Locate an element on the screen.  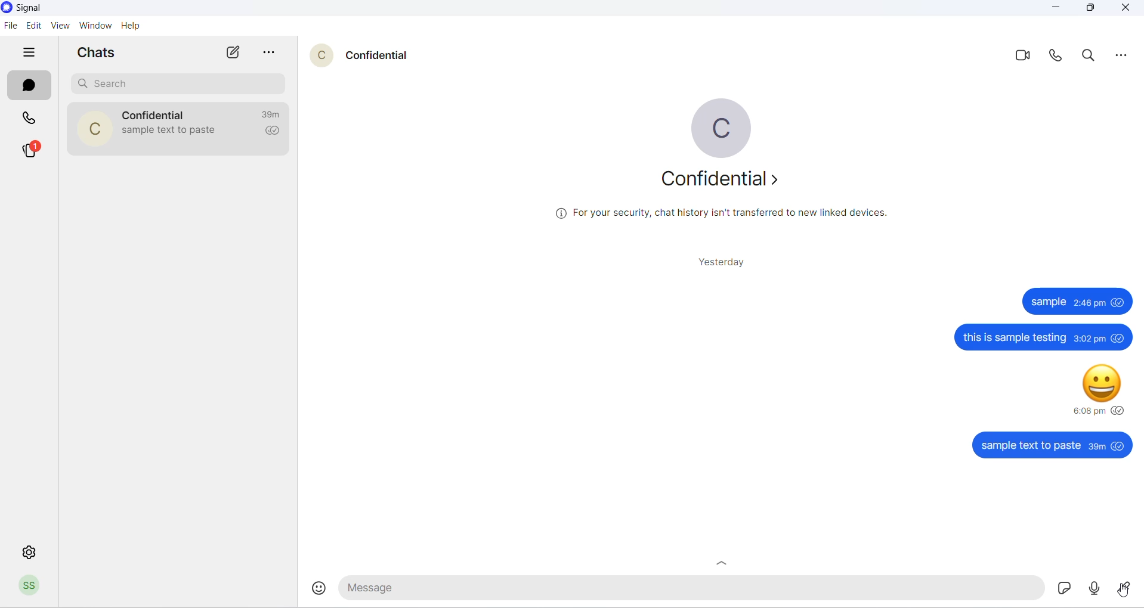
share attachment is located at coordinates (1125, 588).